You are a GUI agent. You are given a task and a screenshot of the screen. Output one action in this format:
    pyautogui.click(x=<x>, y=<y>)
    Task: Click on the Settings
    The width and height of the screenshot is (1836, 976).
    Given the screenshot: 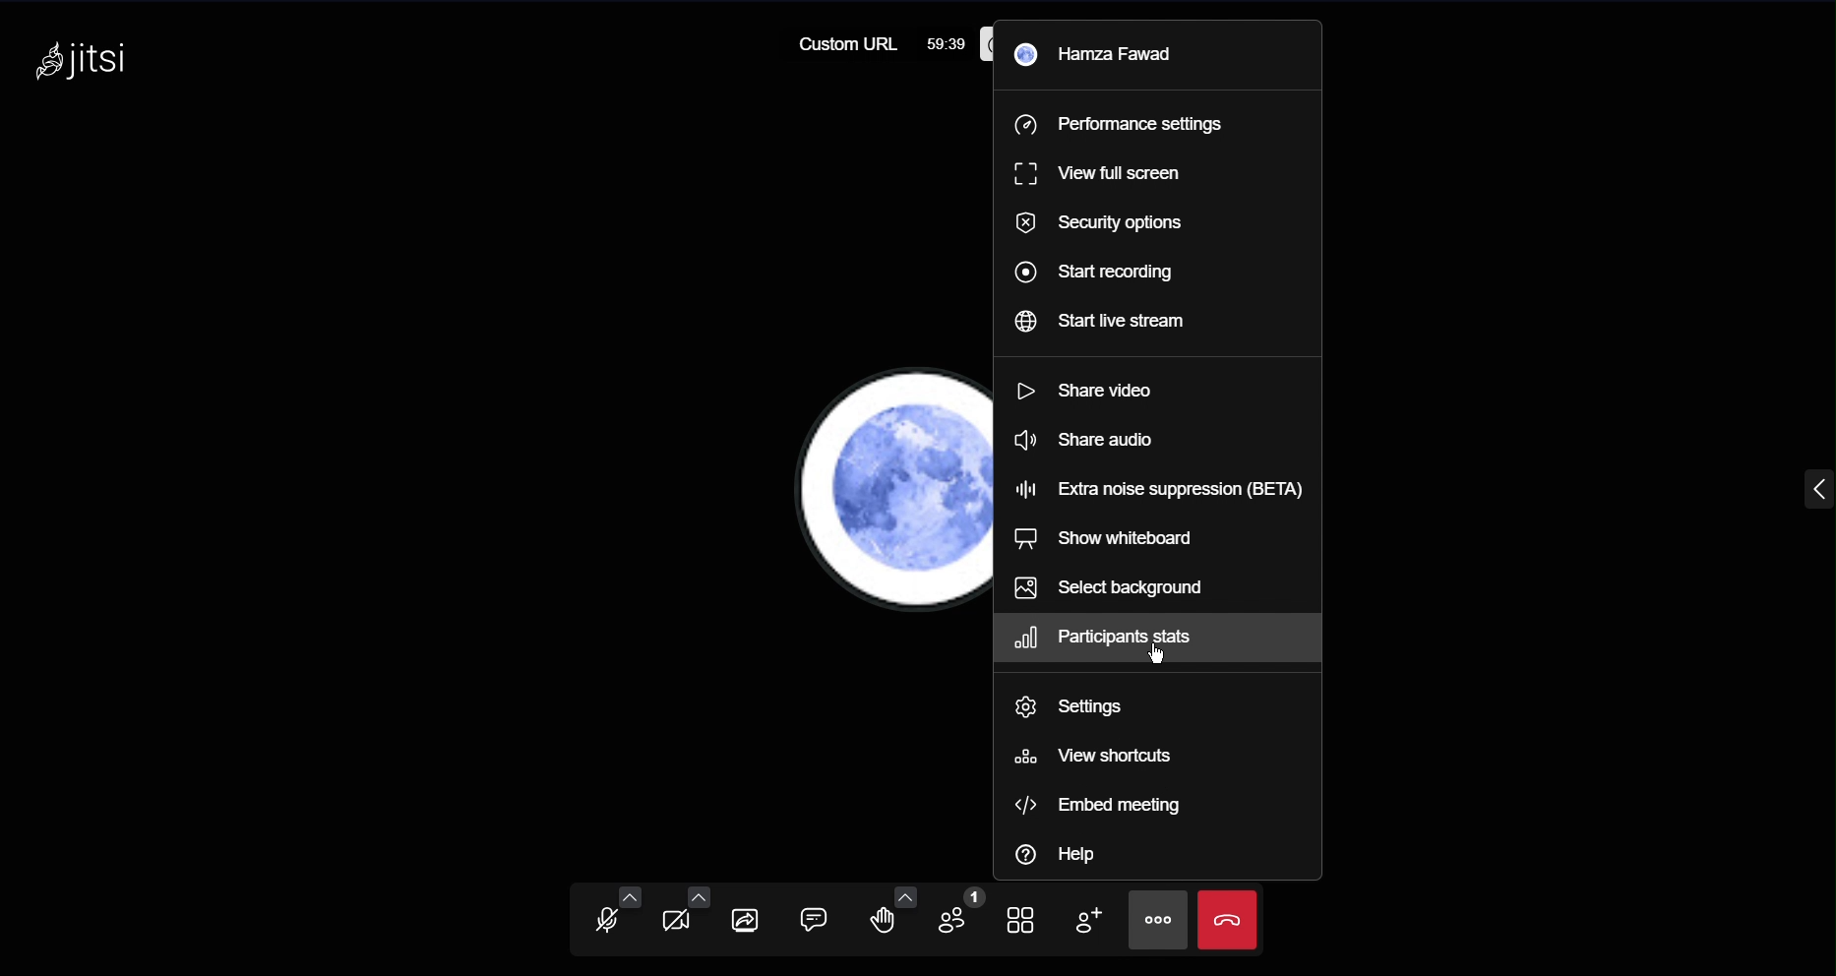 What is the action you would take?
    pyautogui.click(x=1070, y=707)
    